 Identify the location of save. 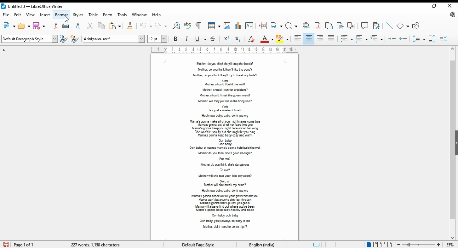
(39, 25).